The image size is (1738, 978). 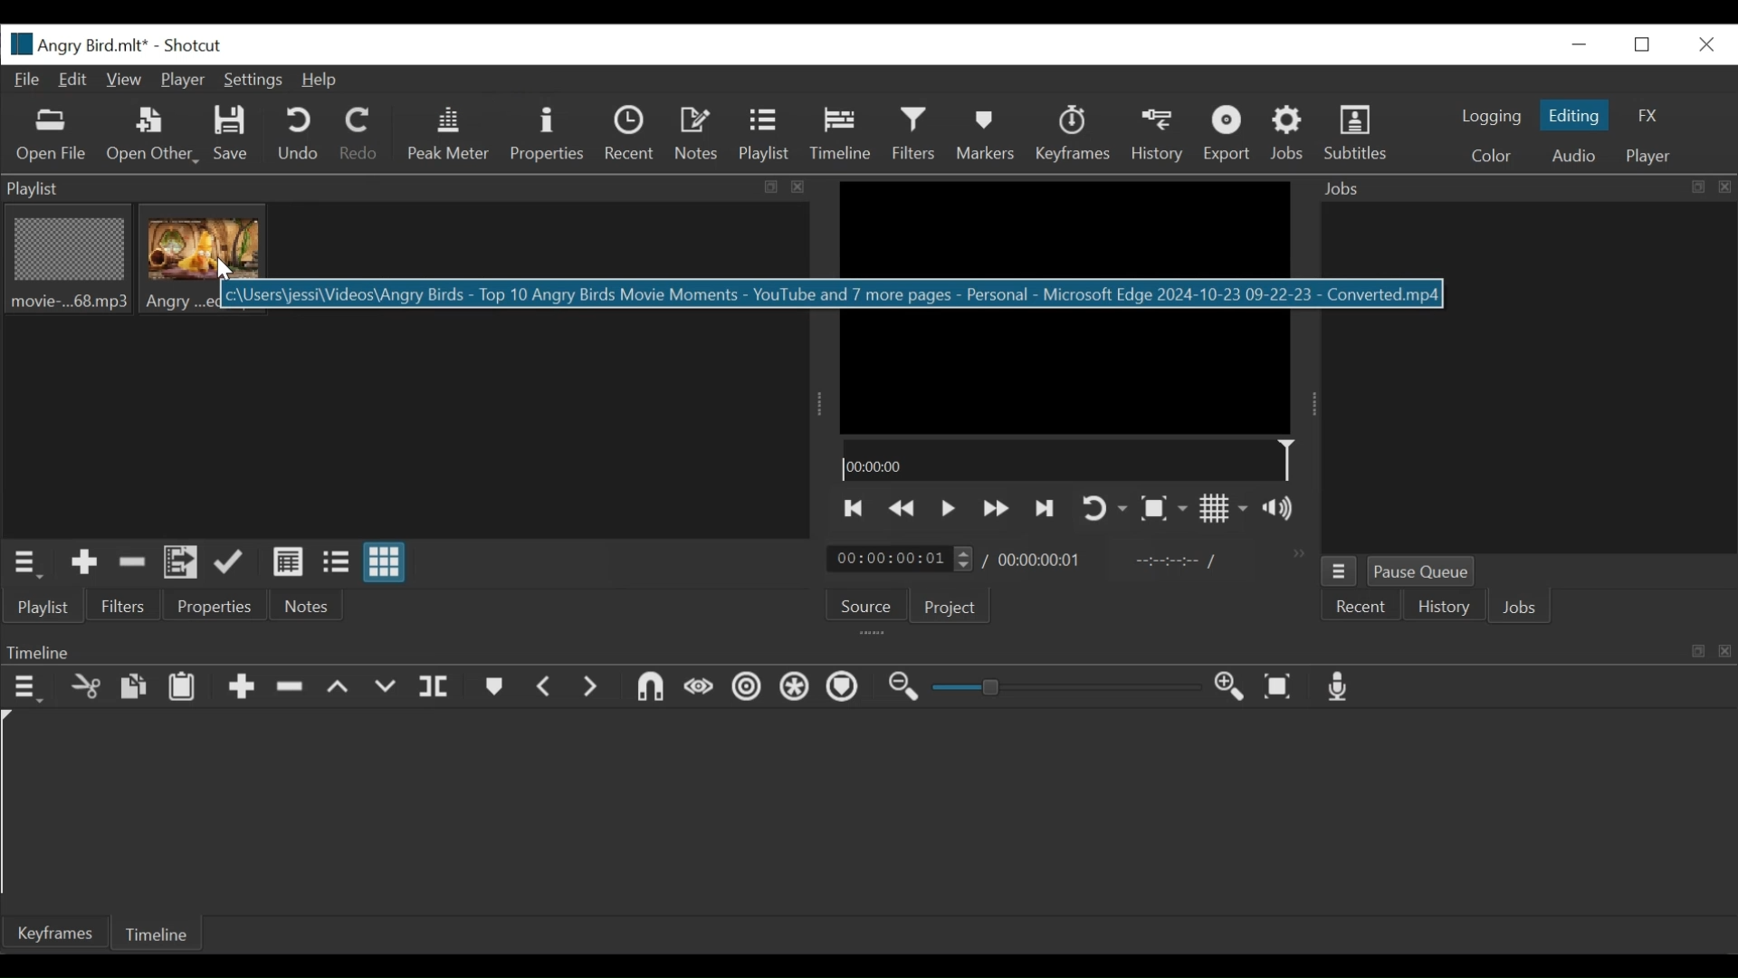 What do you see at coordinates (1647, 158) in the screenshot?
I see `Player` at bounding box center [1647, 158].